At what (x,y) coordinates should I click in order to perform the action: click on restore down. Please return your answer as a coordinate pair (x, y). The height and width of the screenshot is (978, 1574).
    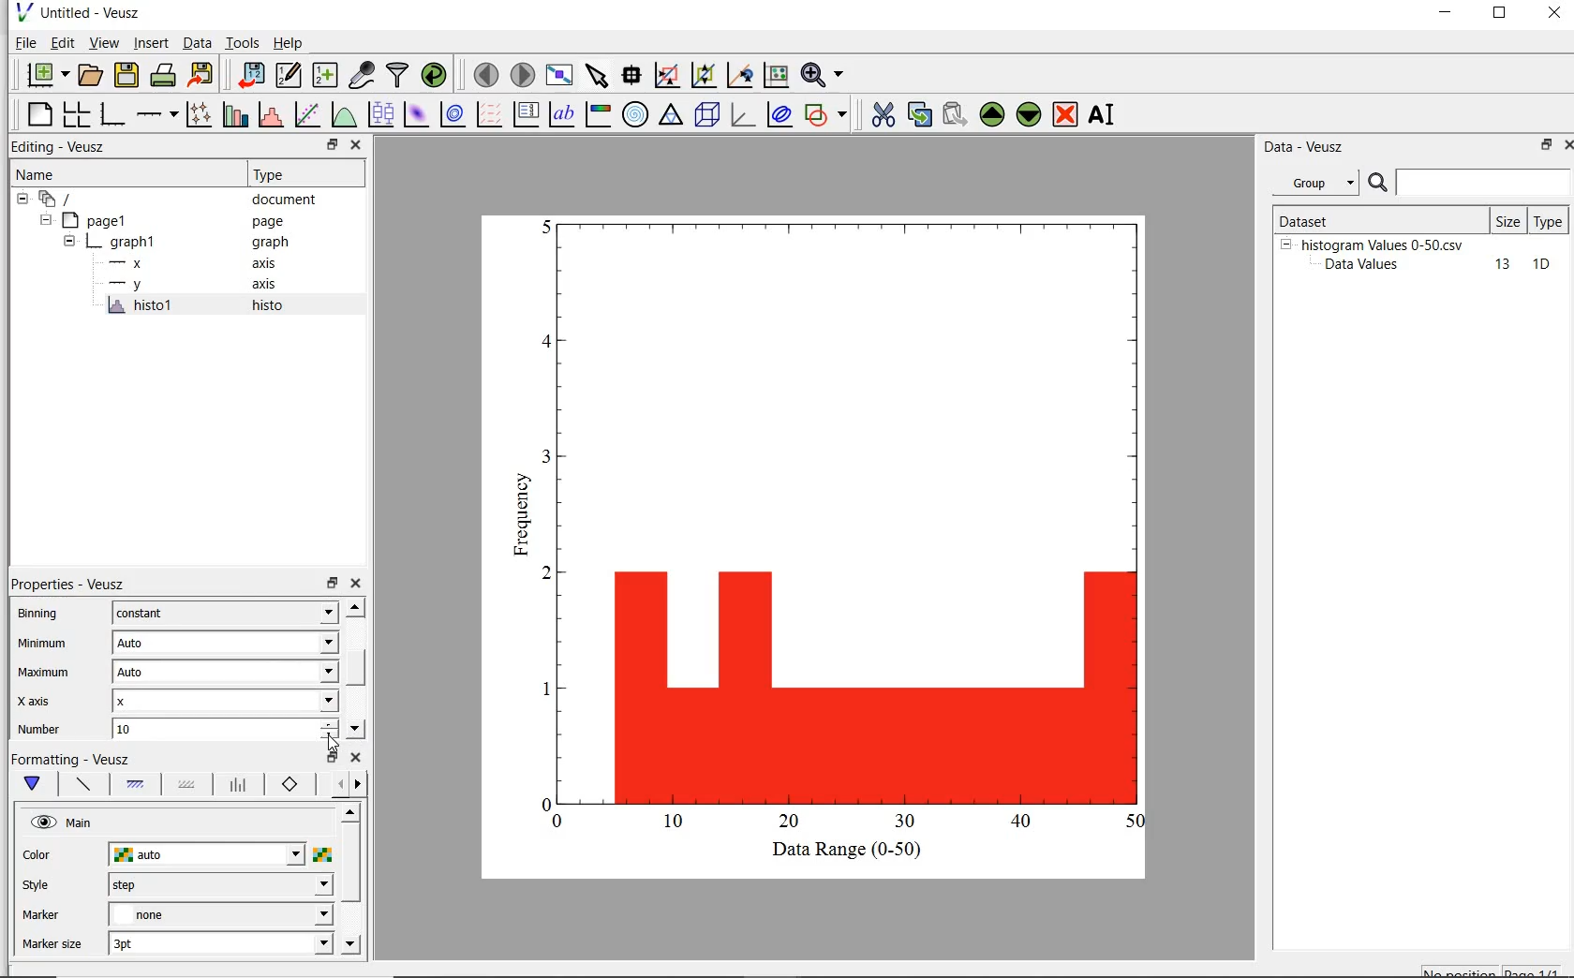
    Looking at the image, I should click on (332, 145).